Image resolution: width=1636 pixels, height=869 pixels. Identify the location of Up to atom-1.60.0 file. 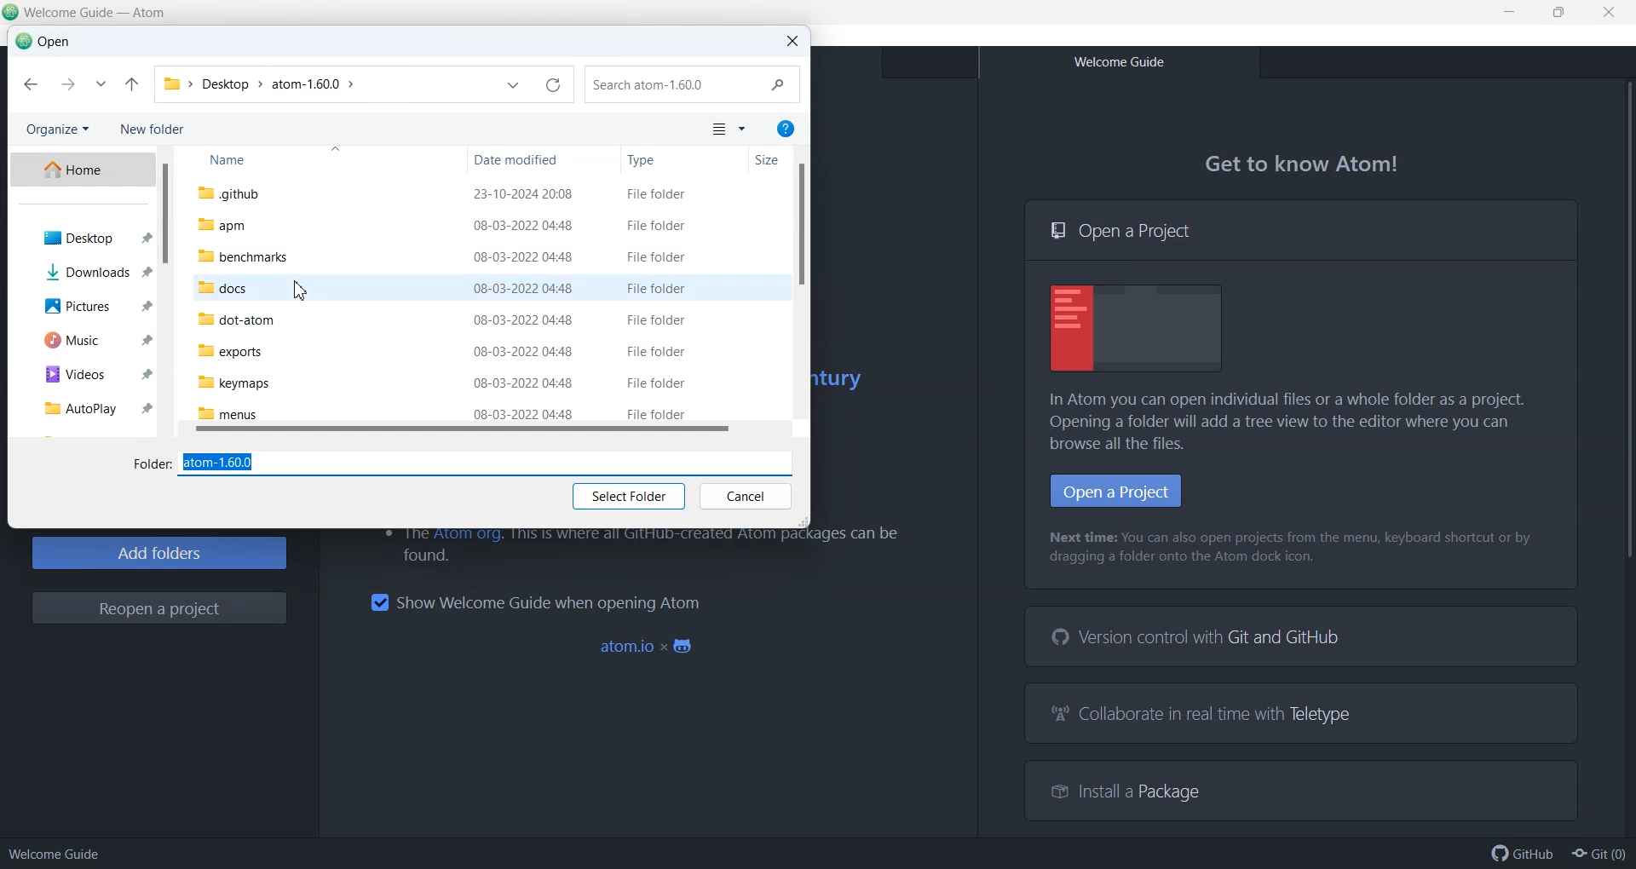
(132, 85).